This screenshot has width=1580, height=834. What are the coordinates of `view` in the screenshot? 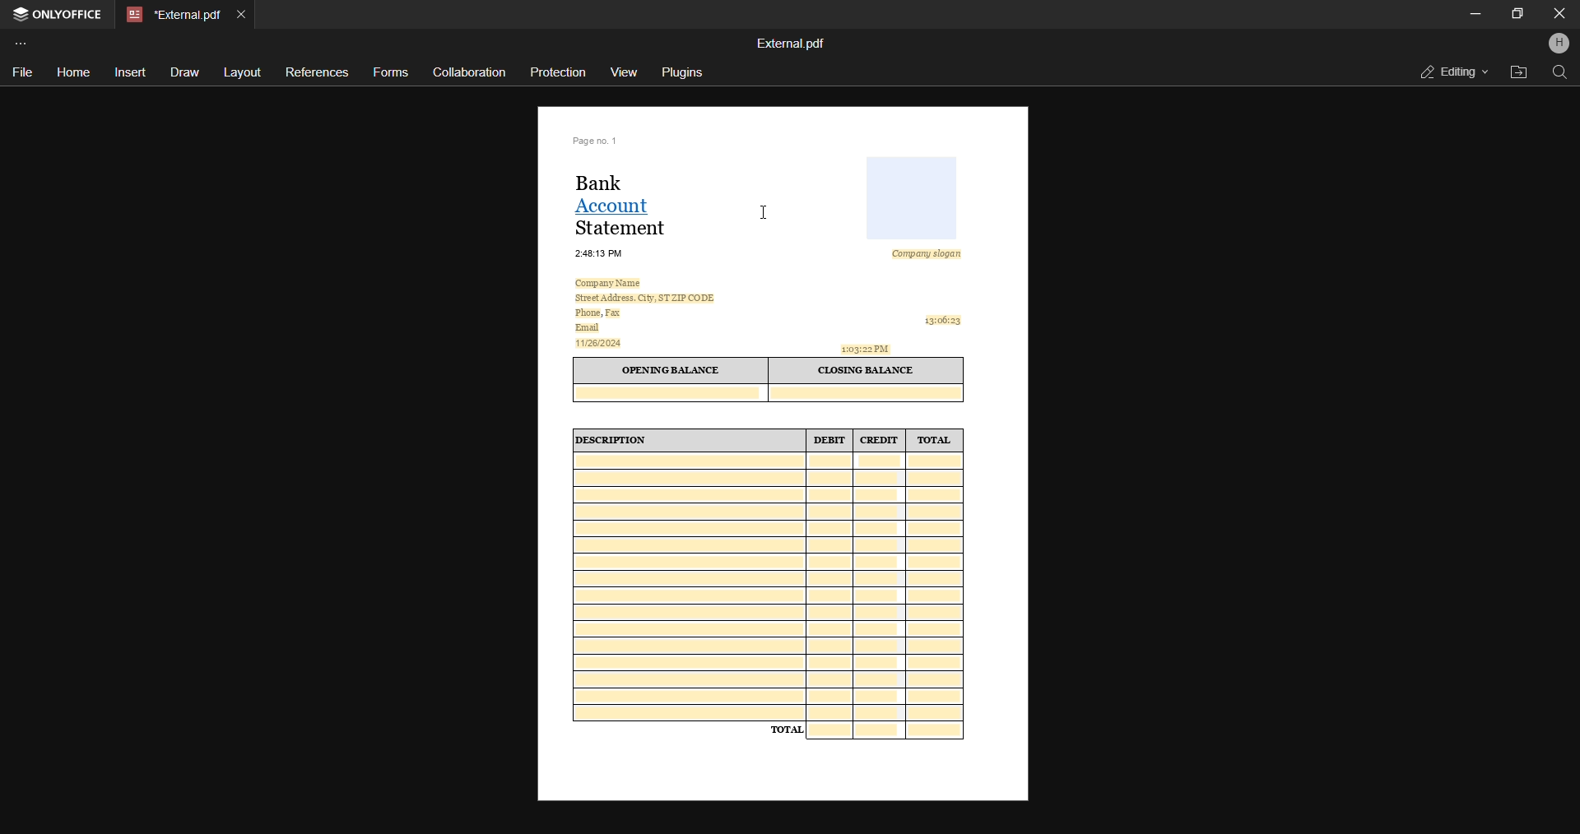 It's located at (625, 70).